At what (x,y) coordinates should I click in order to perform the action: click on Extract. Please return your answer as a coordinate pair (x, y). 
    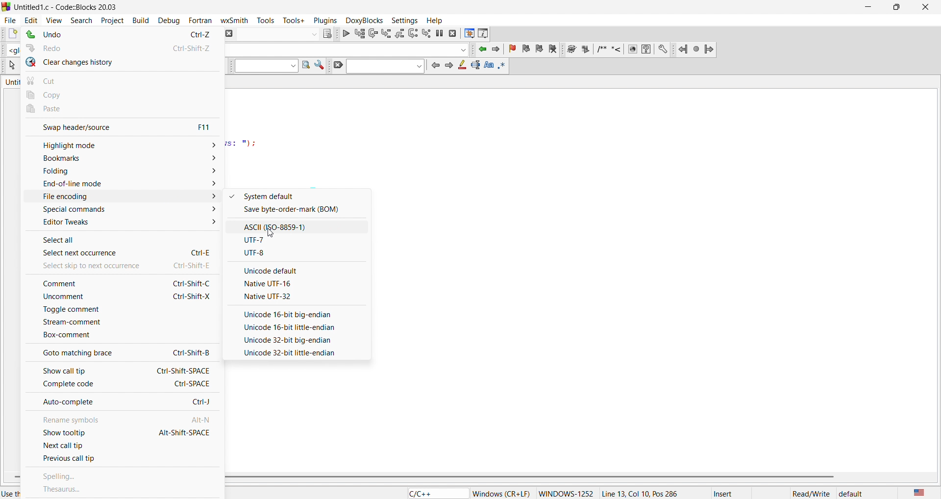
    Looking at the image, I should click on (585, 50).